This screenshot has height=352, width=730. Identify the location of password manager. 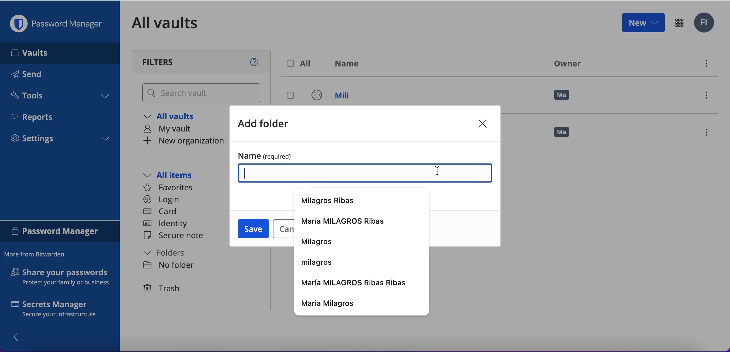
(679, 22).